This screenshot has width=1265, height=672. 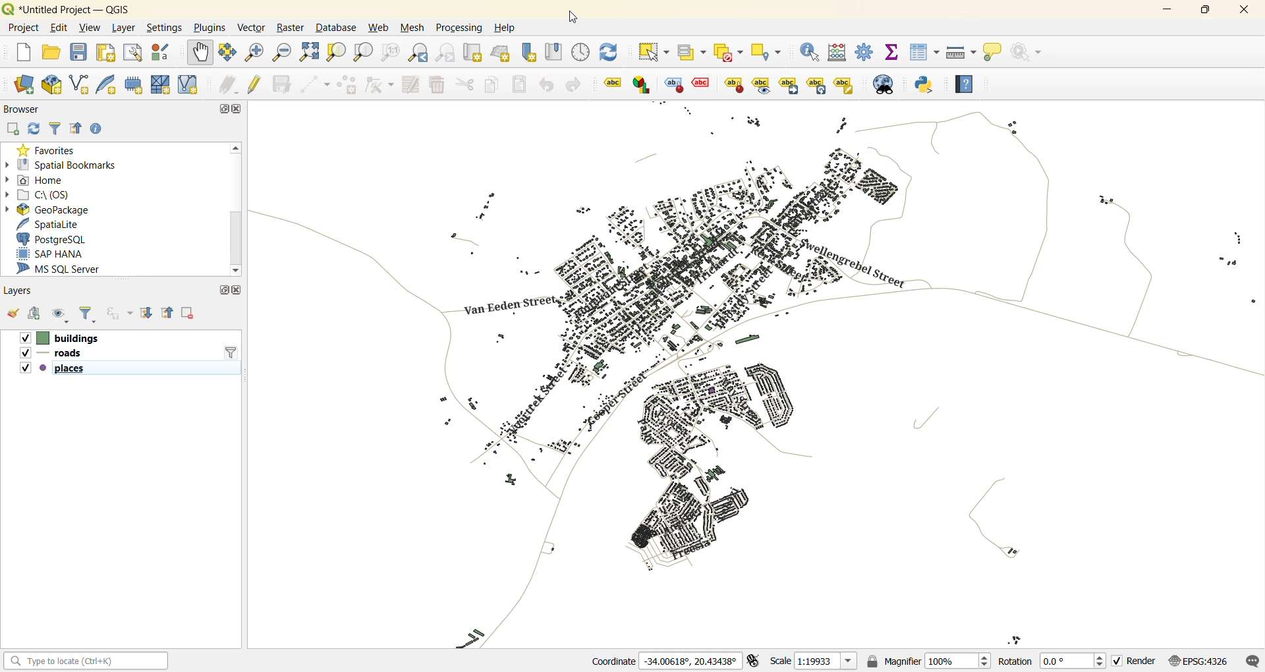 I want to click on pan map, so click(x=199, y=54).